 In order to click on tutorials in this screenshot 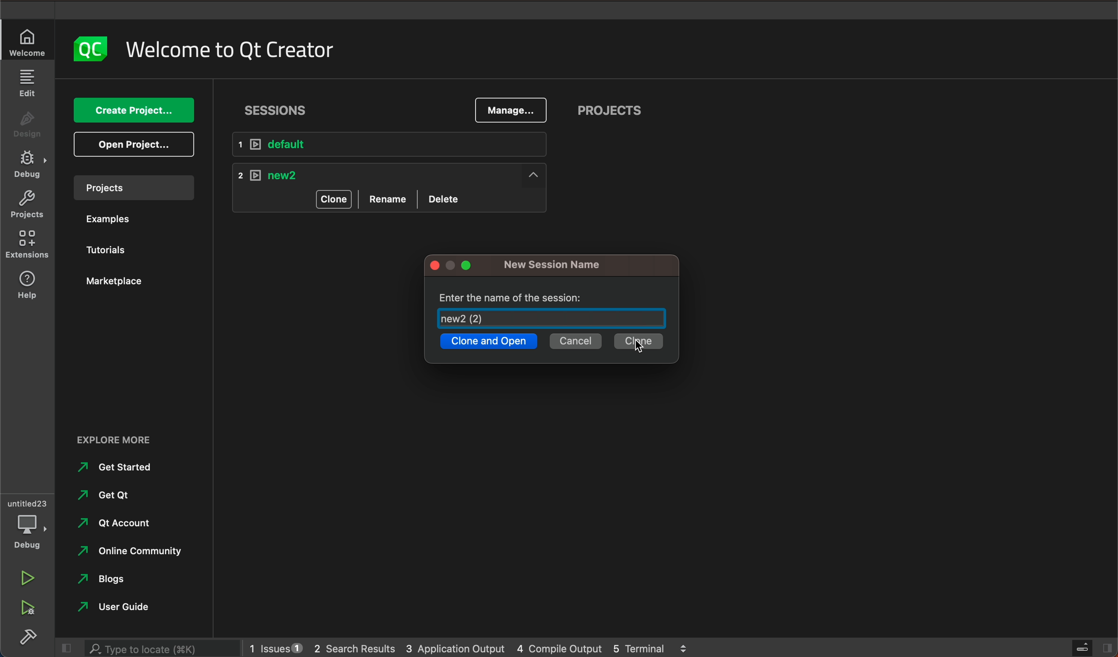, I will do `click(103, 246)`.